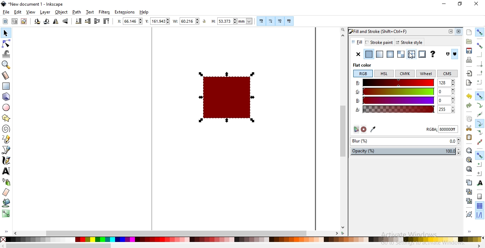 The width and height of the screenshot is (485, 248). I want to click on undo an action, so click(469, 96).